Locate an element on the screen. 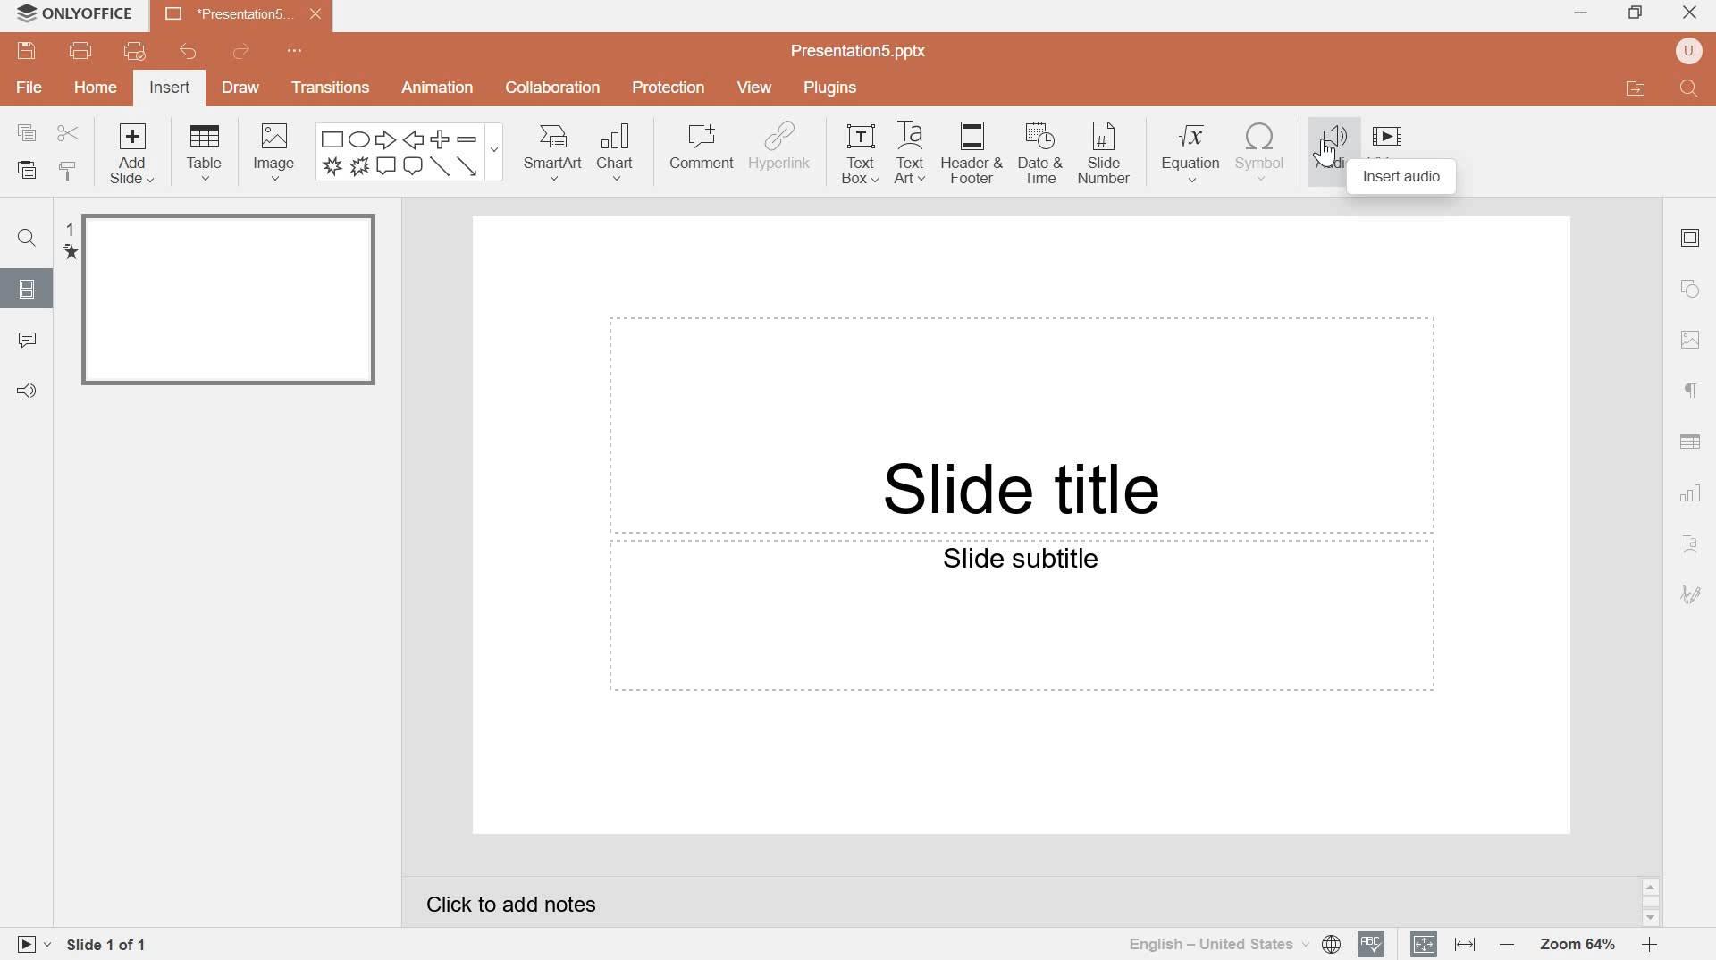 This screenshot has width=1716, height=960. Restore down is located at coordinates (1638, 13).